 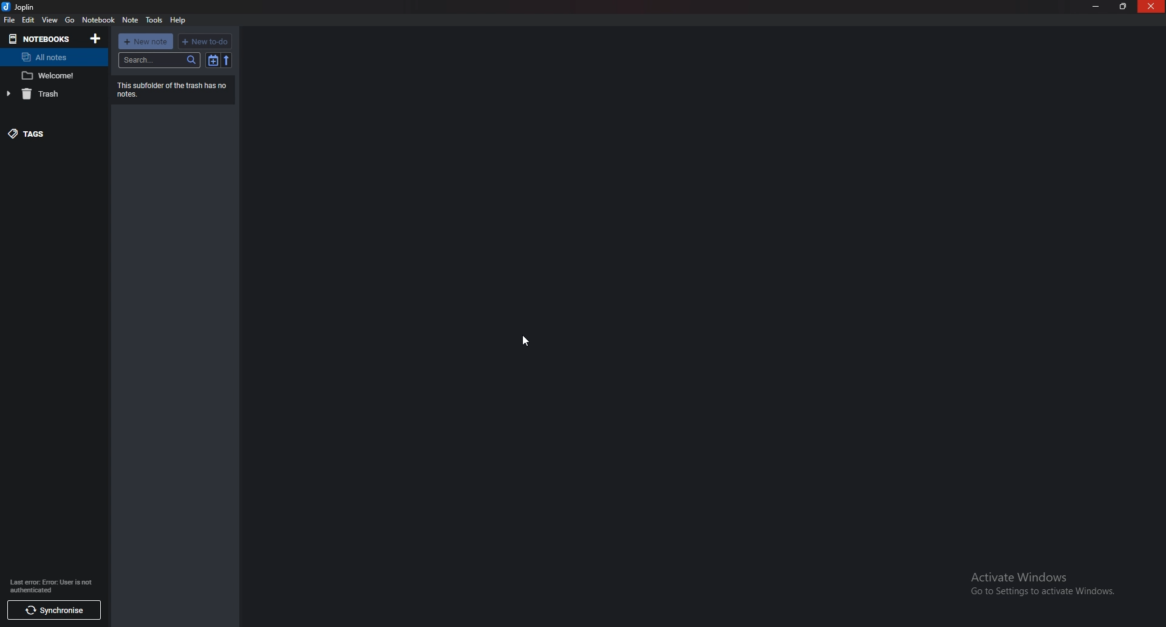 What do you see at coordinates (213, 60) in the screenshot?
I see `Toggle sort` at bounding box center [213, 60].